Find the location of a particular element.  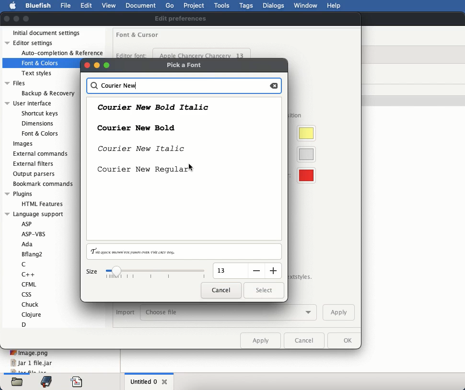

apple chancery chancery  is located at coordinates (203, 54).